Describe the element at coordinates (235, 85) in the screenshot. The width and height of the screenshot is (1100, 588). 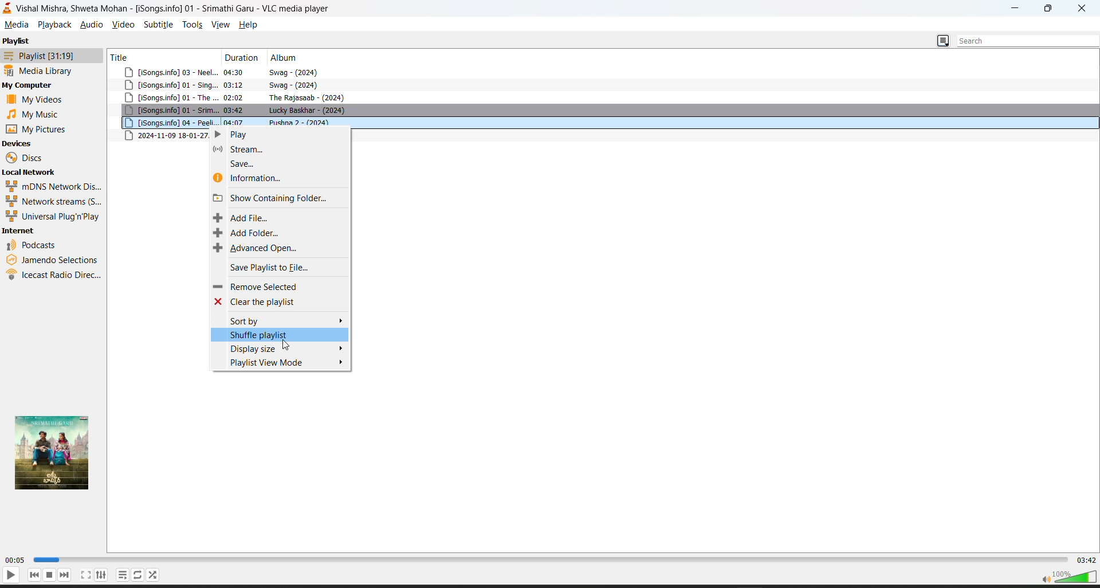
I see `03:12` at that location.